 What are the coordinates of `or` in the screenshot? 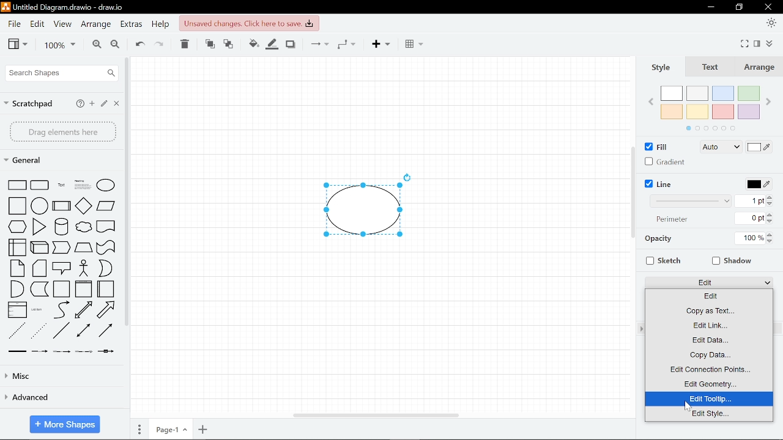 It's located at (105, 268).